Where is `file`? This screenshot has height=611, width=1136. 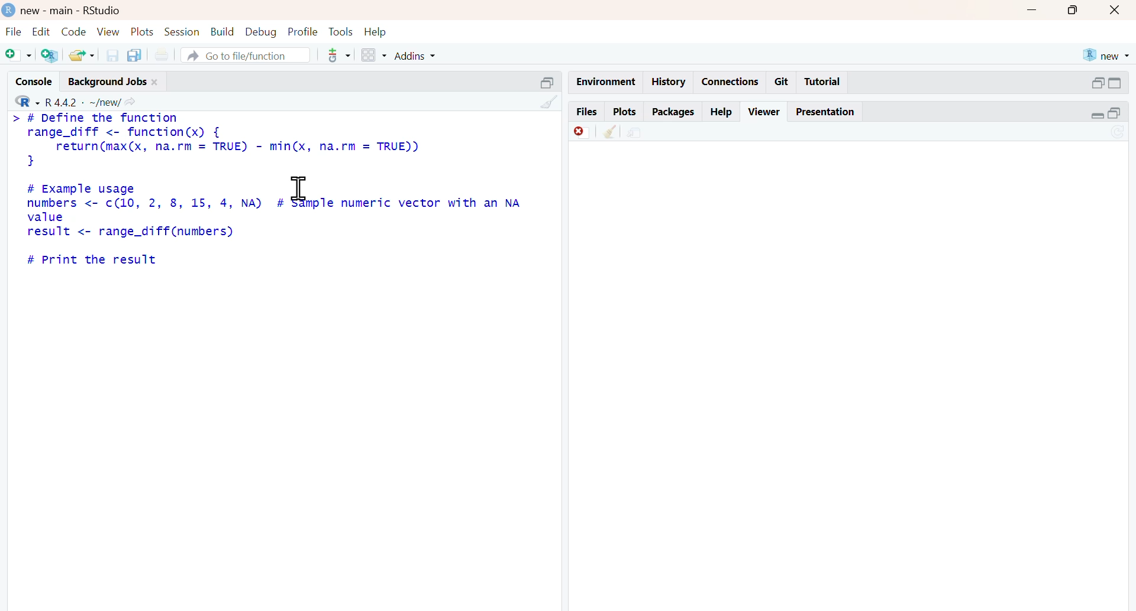
file is located at coordinates (14, 31).